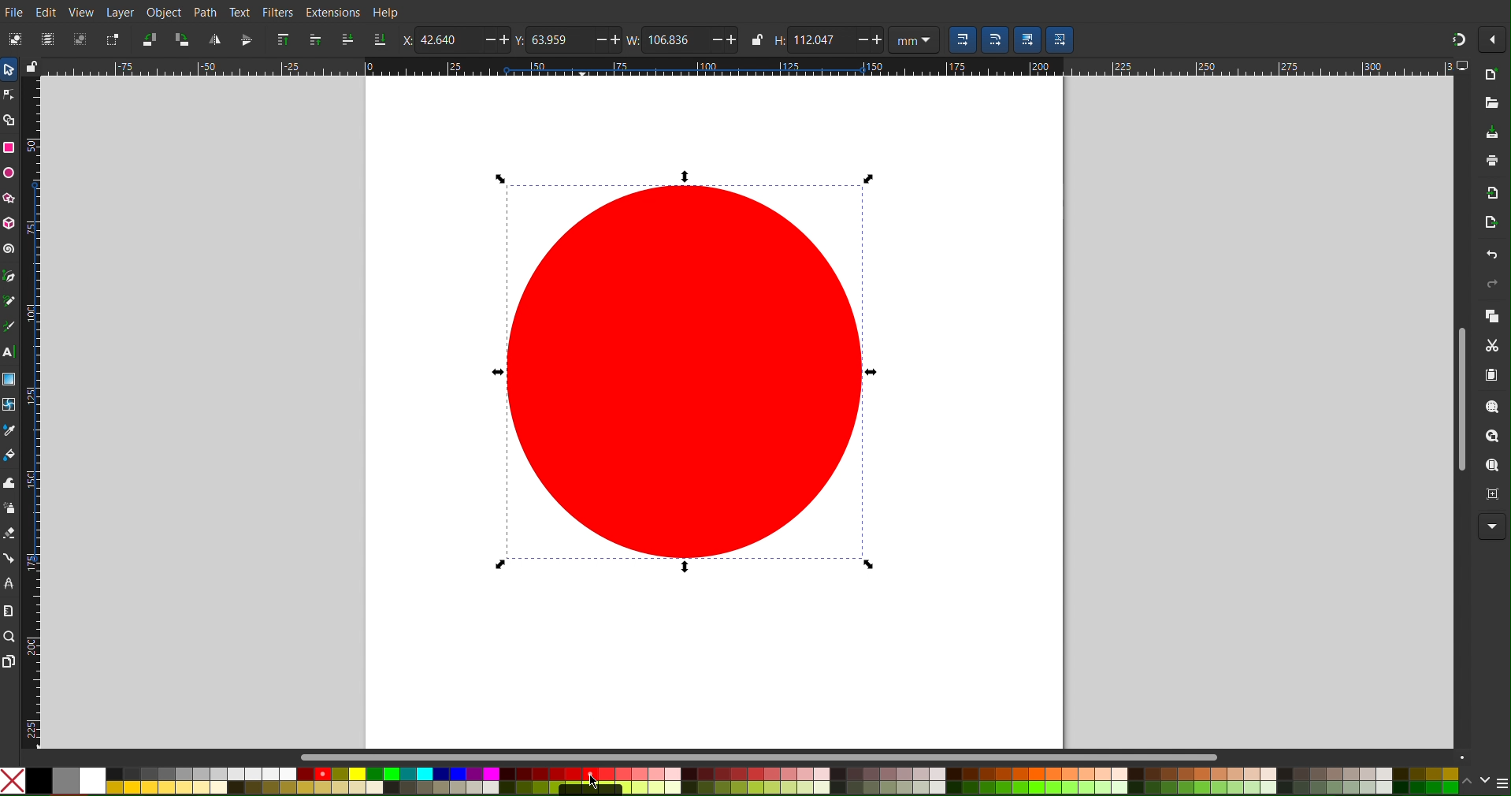 The height and width of the screenshot is (796, 1511). What do you see at coordinates (820, 39) in the screenshot?
I see `112` at bounding box center [820, 39].